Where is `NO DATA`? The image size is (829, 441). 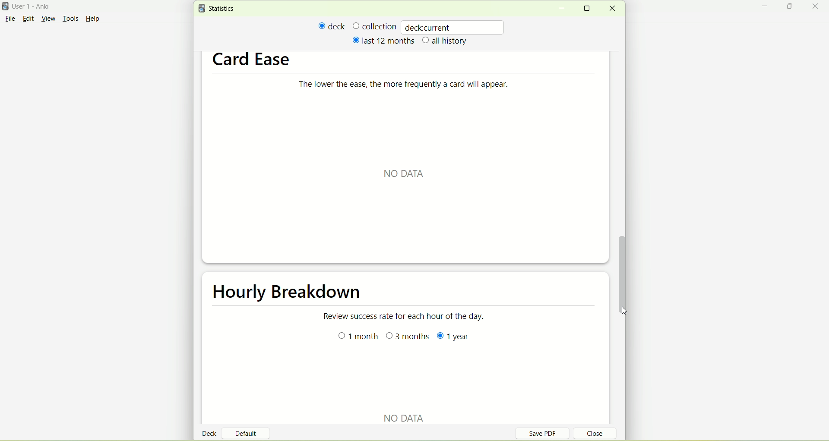 NO DATA is located at coordinates (406, 173).